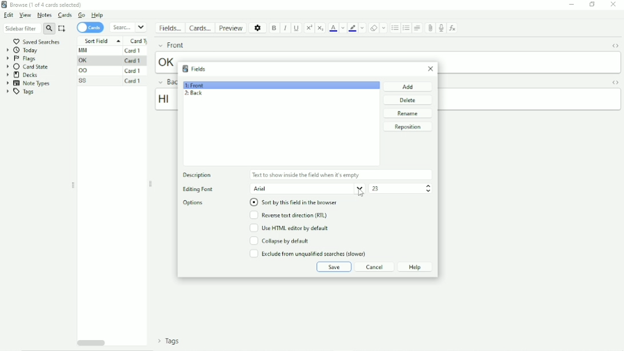 The height and width of the screenshot is (351, 624). I want to click on Front, so click(170, 45).